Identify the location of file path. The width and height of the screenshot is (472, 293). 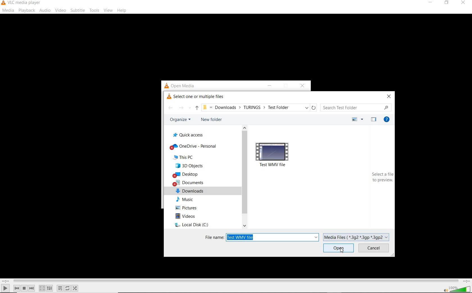
(248, 107).